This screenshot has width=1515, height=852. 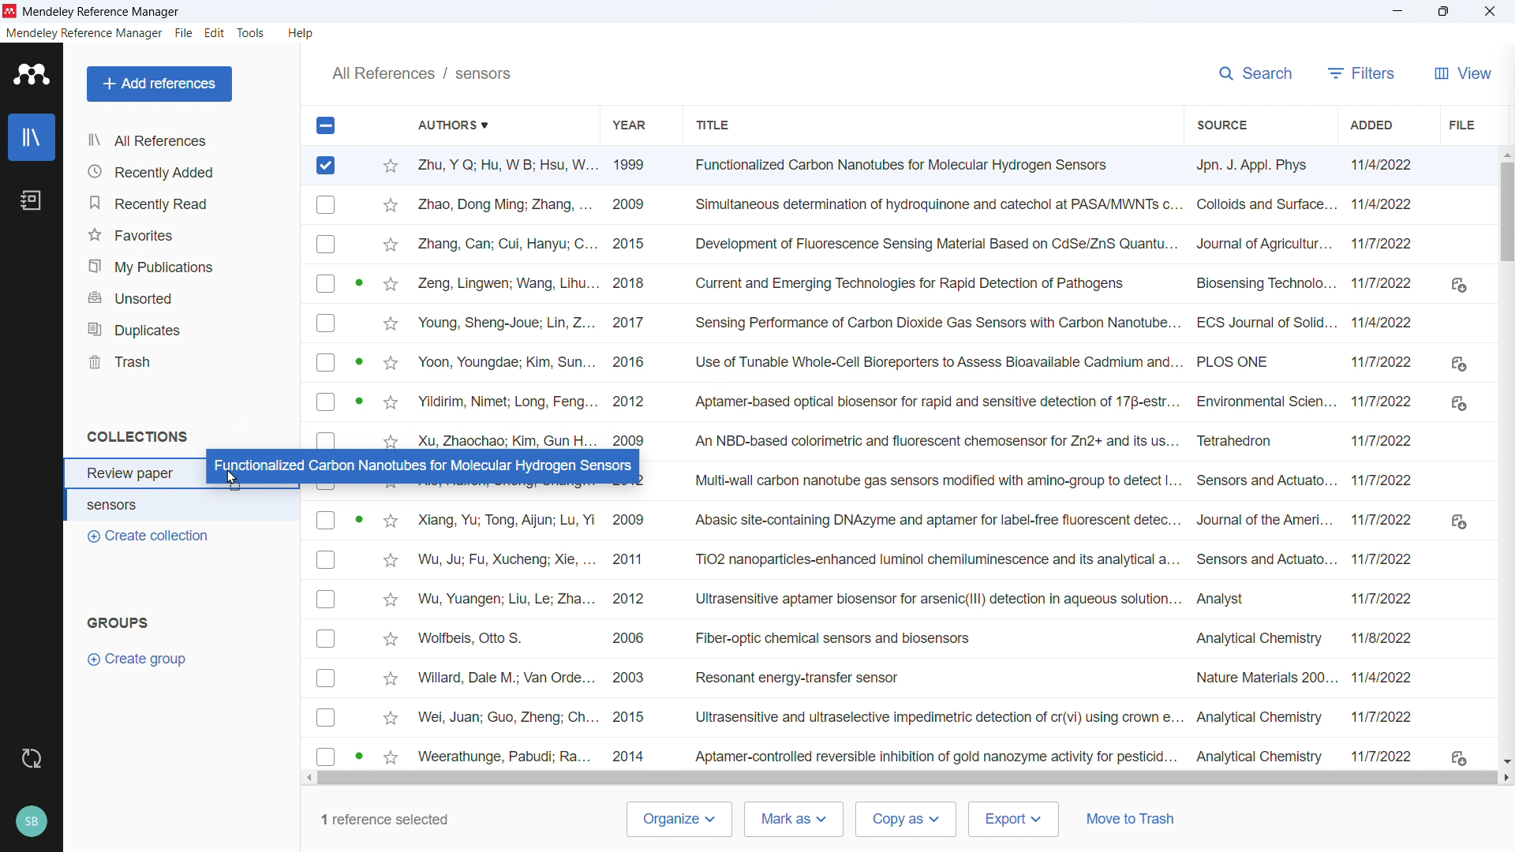 What do you see at coordinates (462, 125) in the screenshot?
I see `Sort by authors ` at bounding box center [462, 125].